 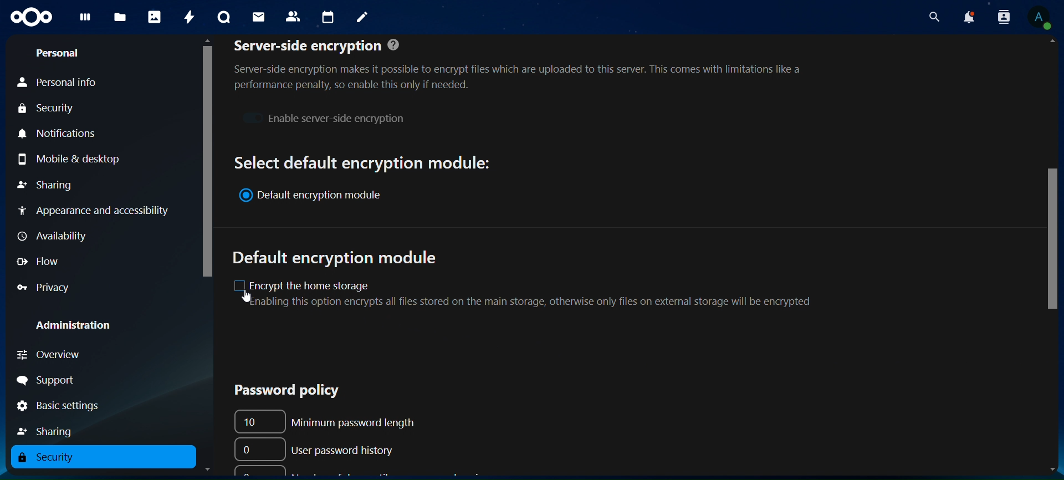 I want to click on default encrypton module, so click(x=317, y=196).